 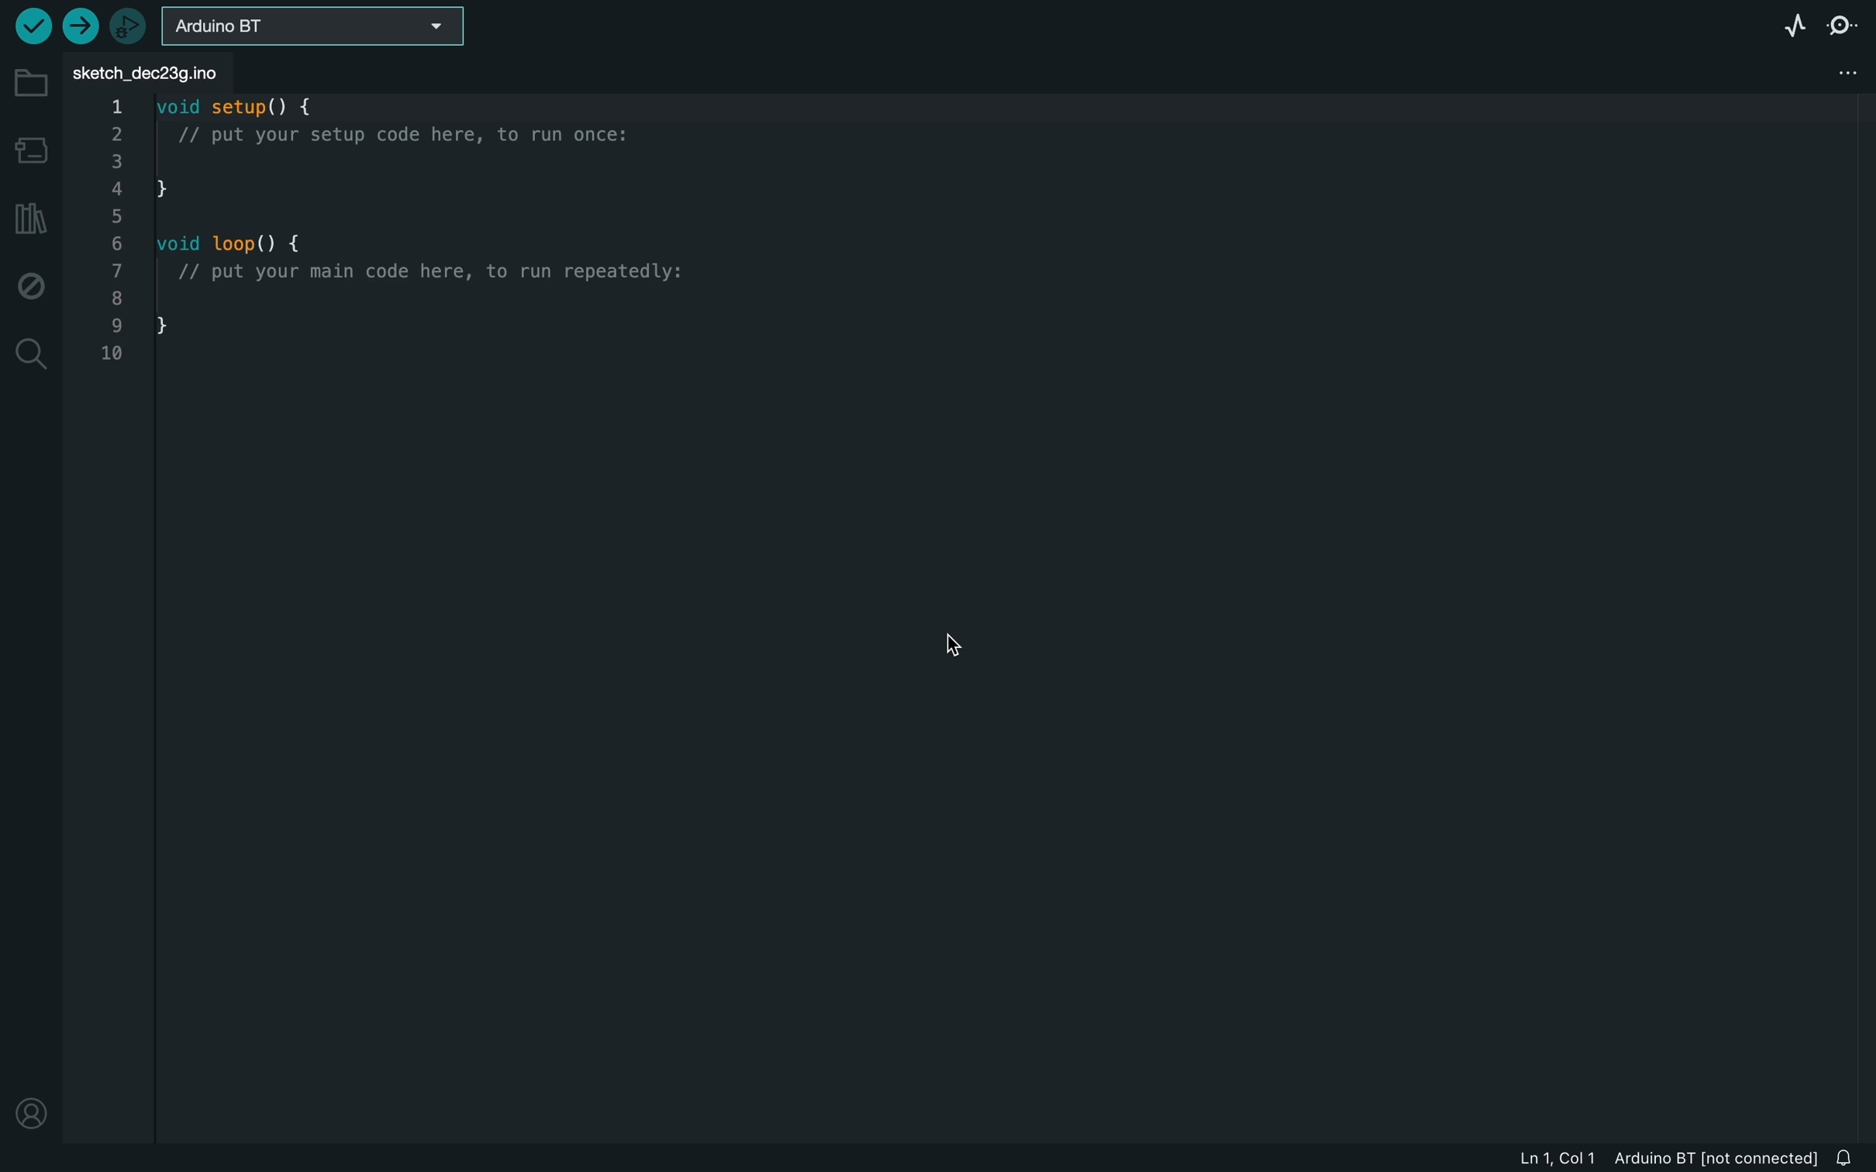 I want to click on debug, so click(x=32, y=286).